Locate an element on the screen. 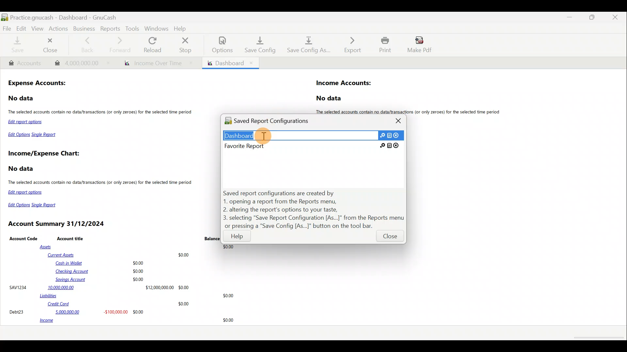 The height and width of the screenshot is (352, 627). Saved report configurations is located at coordinates (274, 122).